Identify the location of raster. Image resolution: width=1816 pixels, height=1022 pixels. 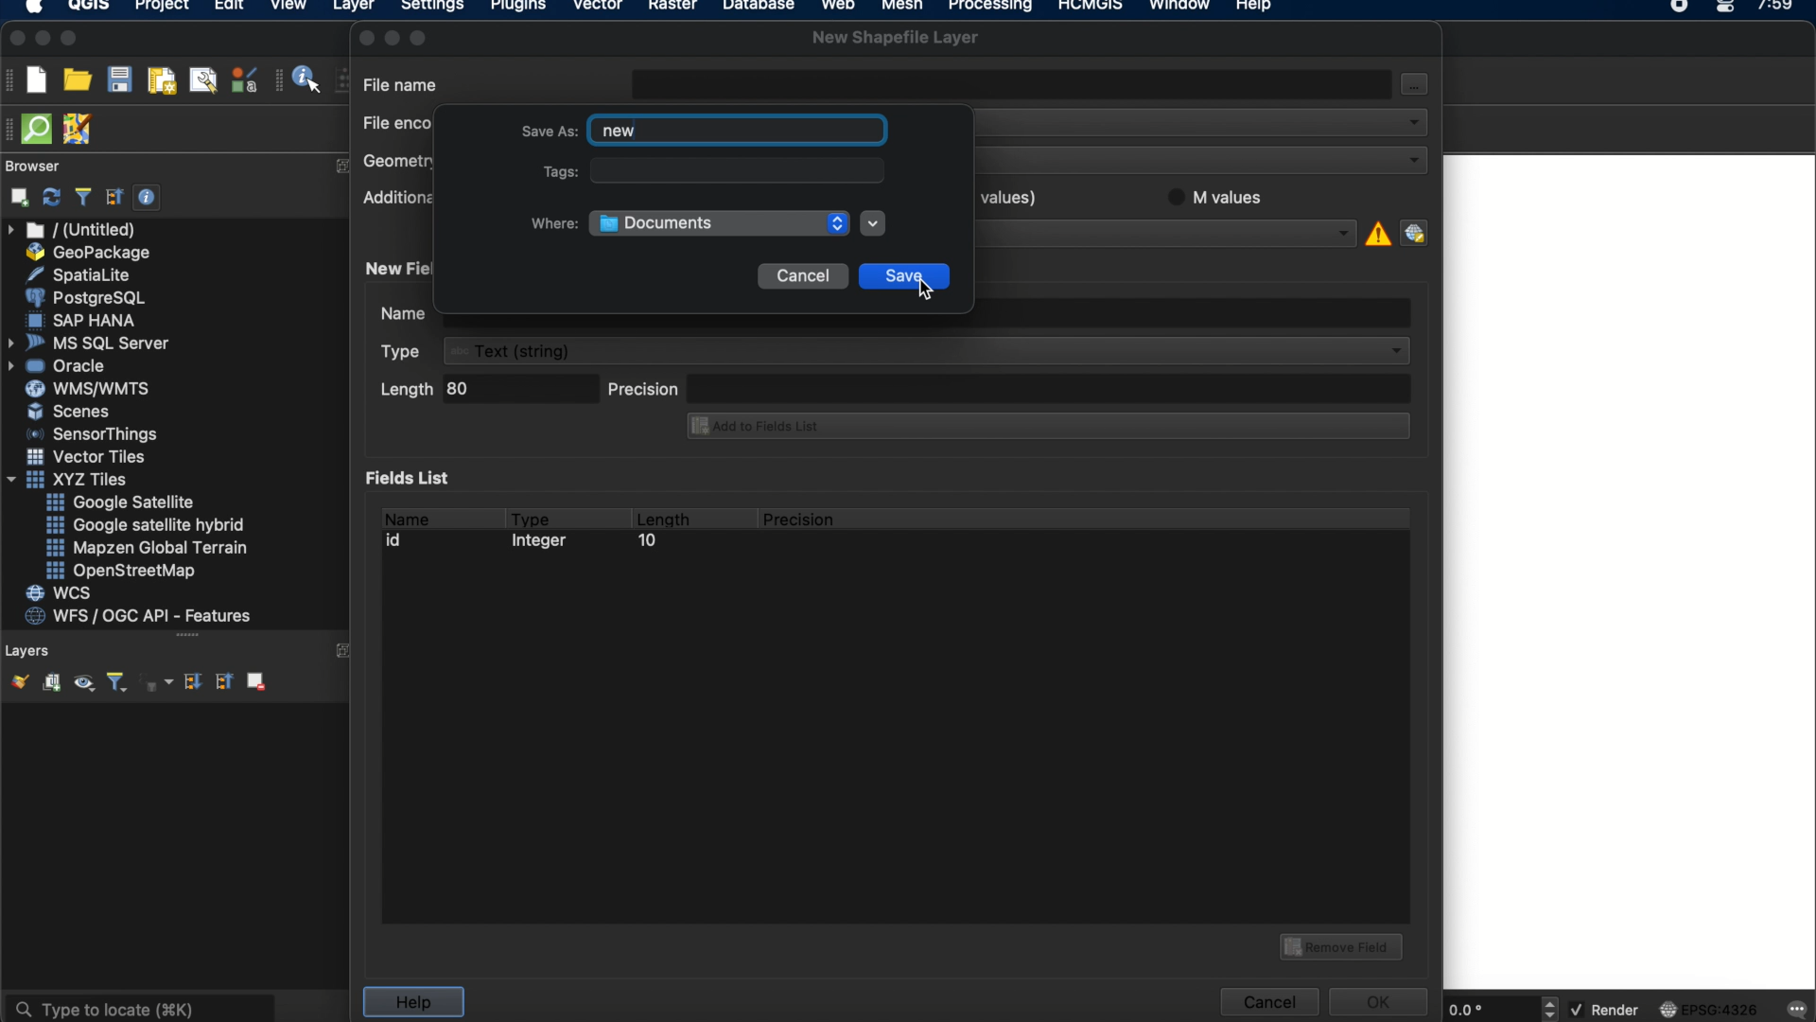
(671, 8).